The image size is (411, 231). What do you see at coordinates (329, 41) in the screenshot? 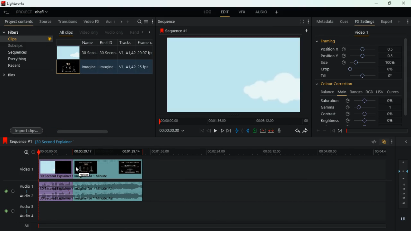
I see `framing` at bounding box center [329, 41].